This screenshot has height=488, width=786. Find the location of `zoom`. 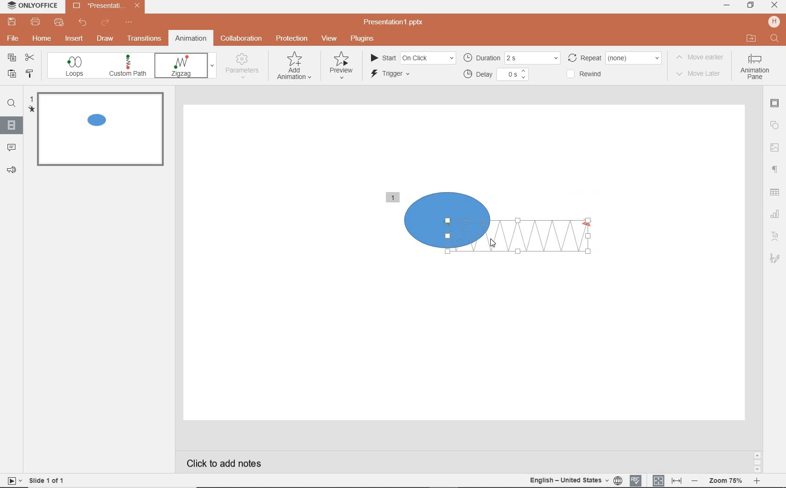

zoom is located at coordinates (727, 480).